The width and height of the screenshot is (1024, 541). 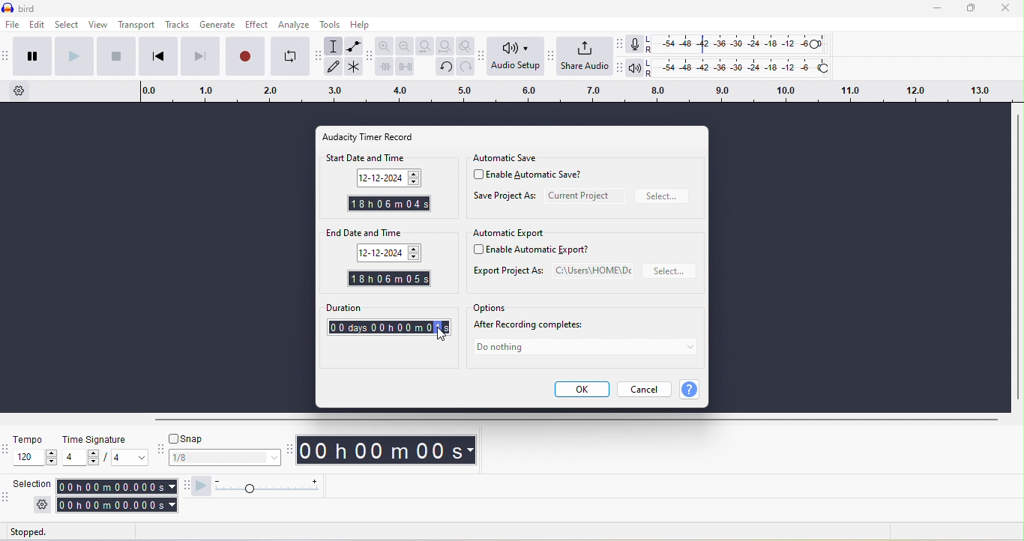 I want to click on draw tool, so click(x=336, y=69).